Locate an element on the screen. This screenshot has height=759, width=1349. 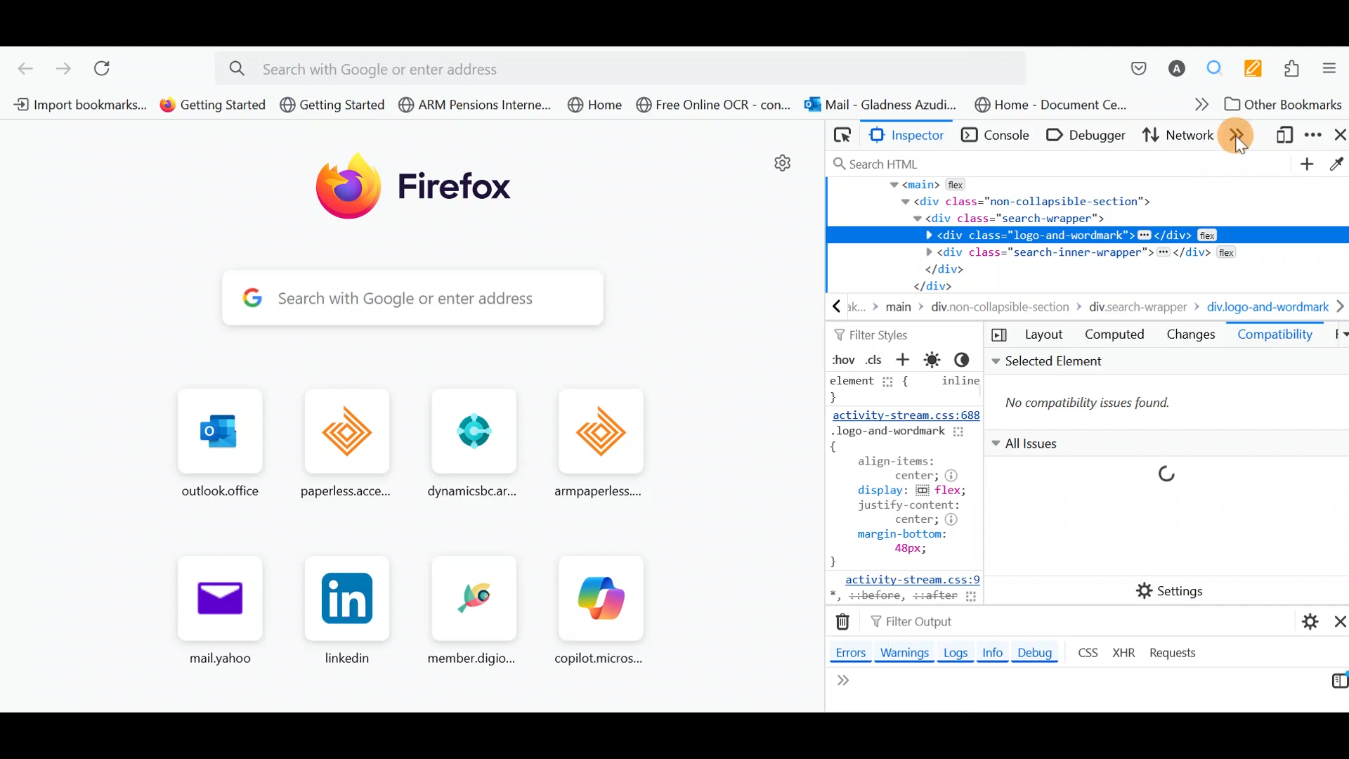
Multi keywords highlighter is located at coordinates (1258, 68).